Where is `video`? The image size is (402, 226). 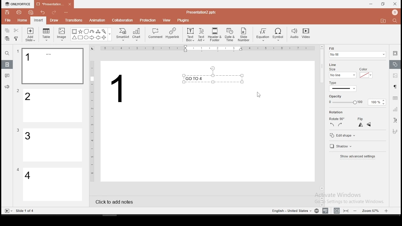
video is located at coordinates (306, 34).